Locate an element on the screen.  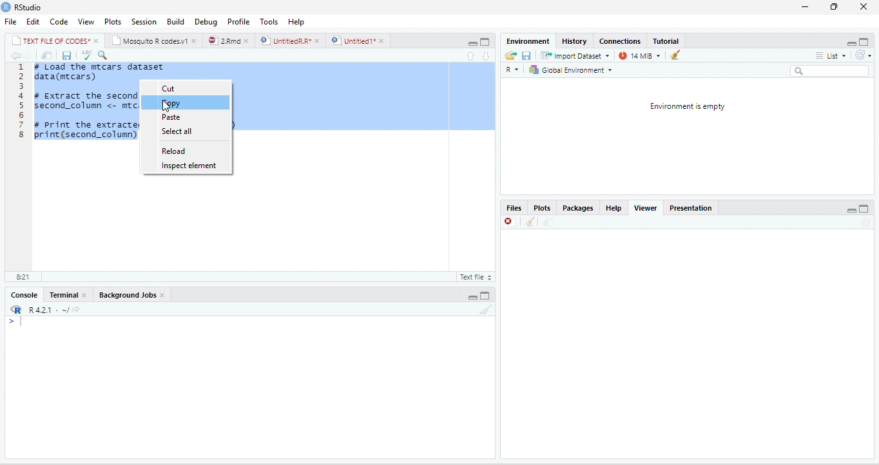
6 is located at coordinates (21, 115).